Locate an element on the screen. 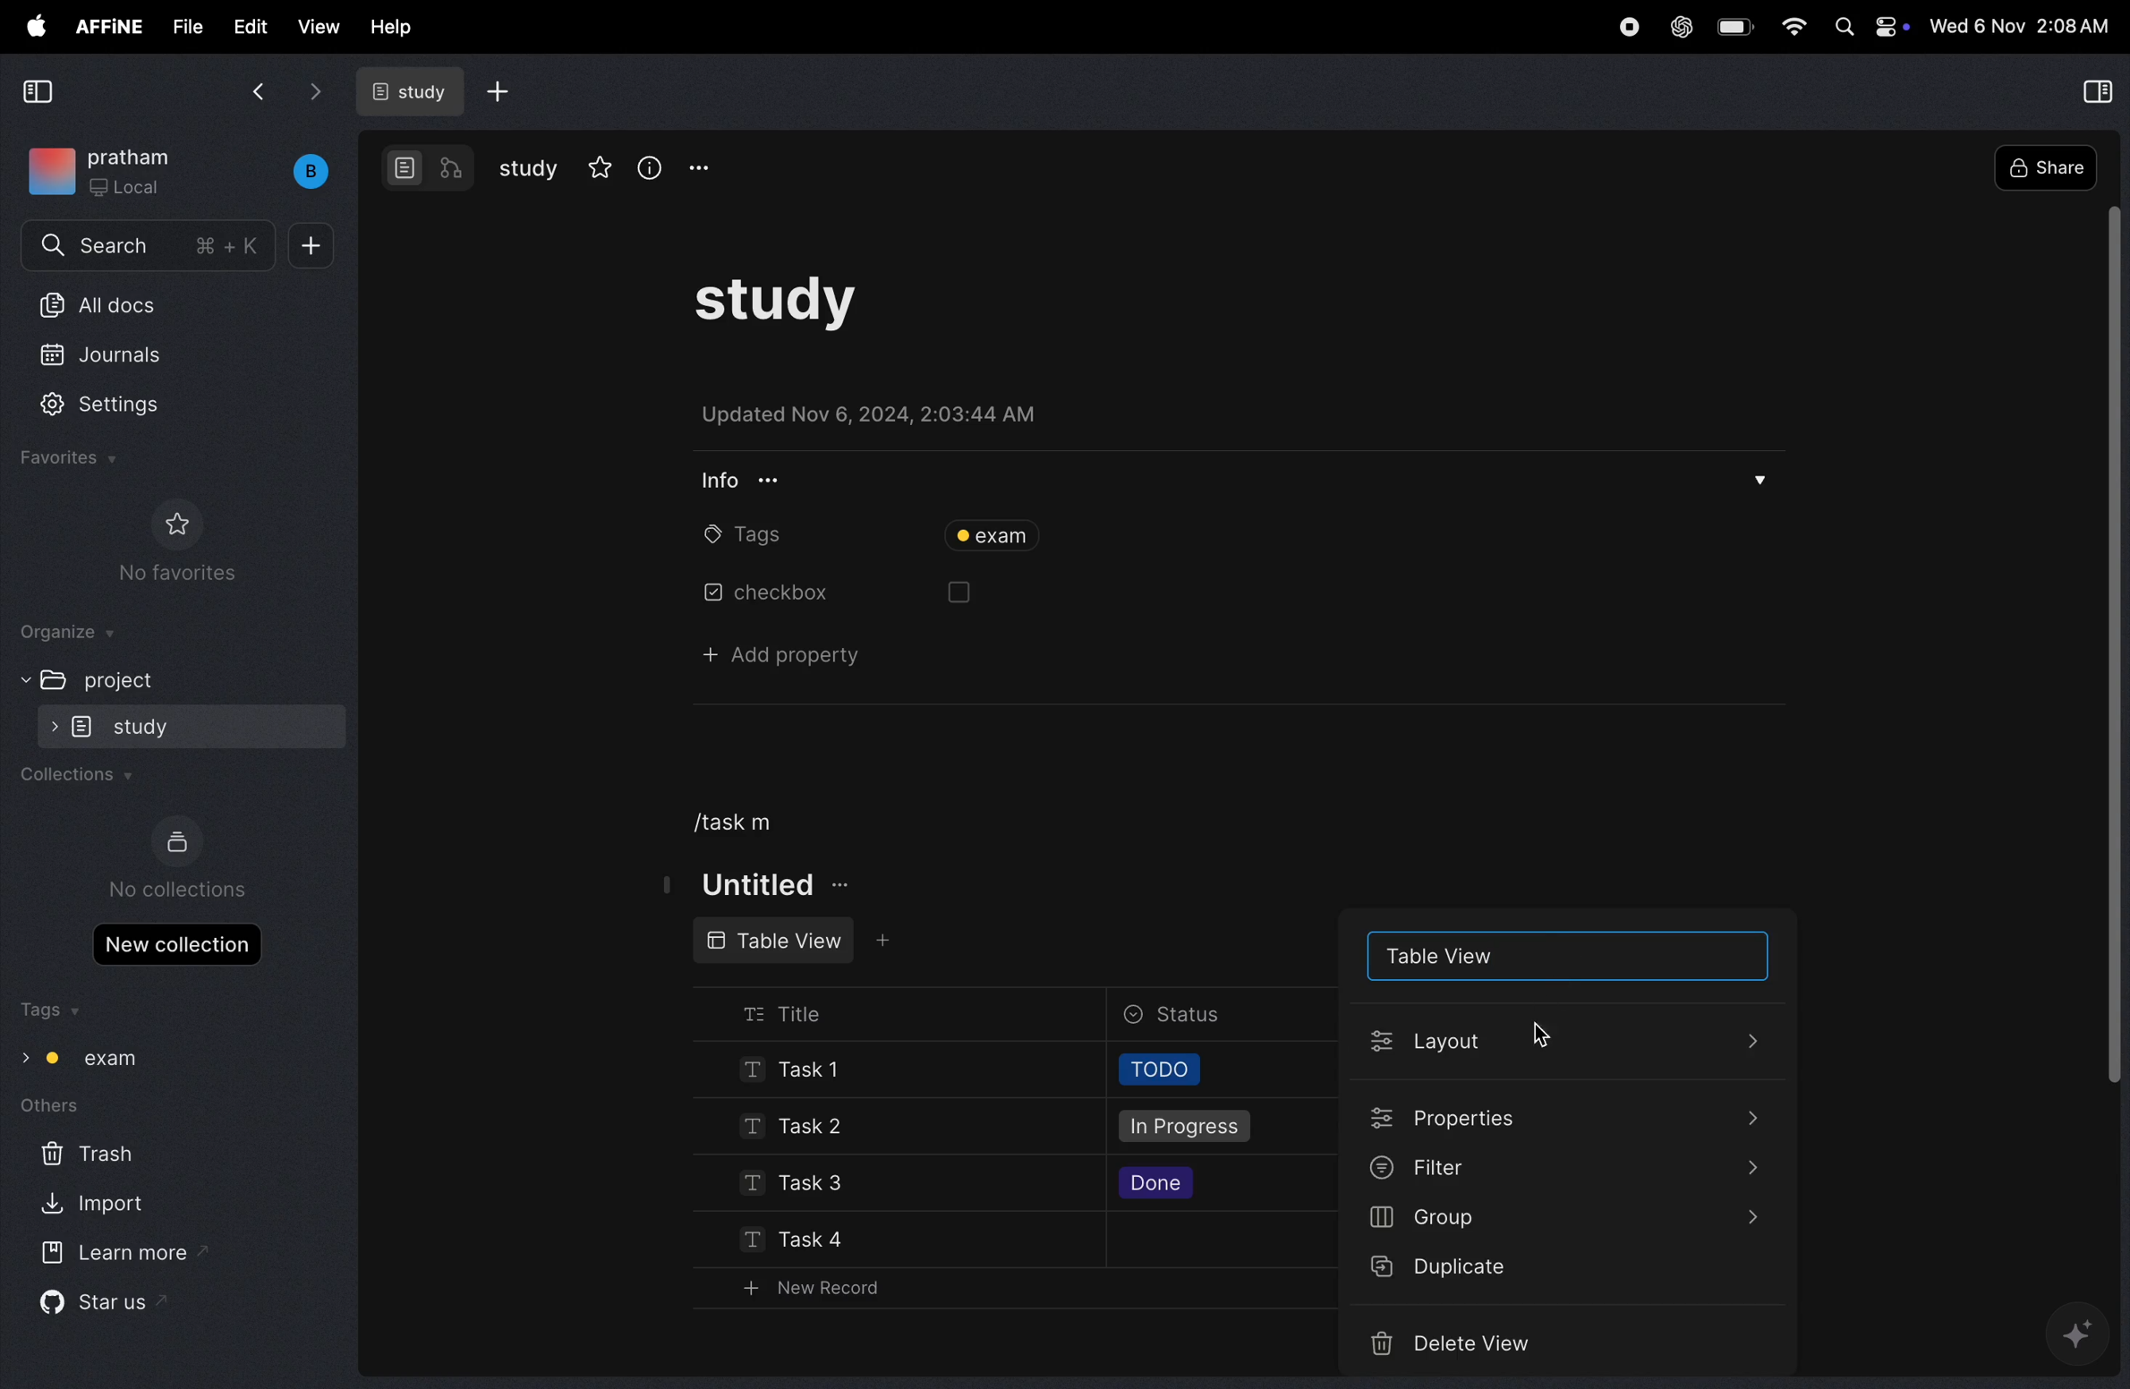 This screenshot has height=1389, width=2130. collapse view is located at coordinates (2097, 88).